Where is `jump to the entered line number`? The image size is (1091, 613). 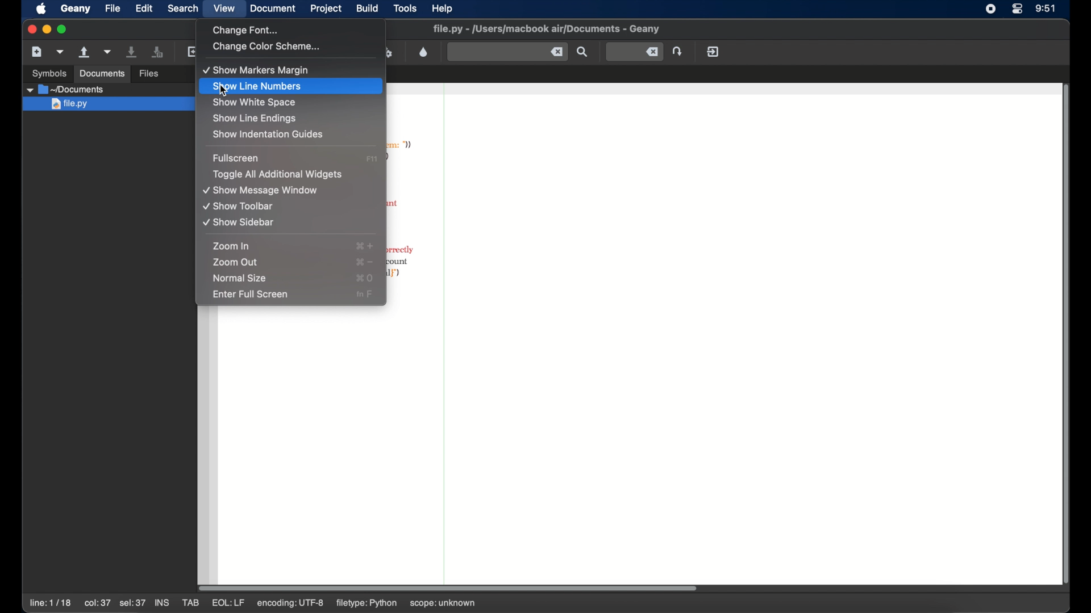
jump to the entered line number is located at coordinates (678, 51).